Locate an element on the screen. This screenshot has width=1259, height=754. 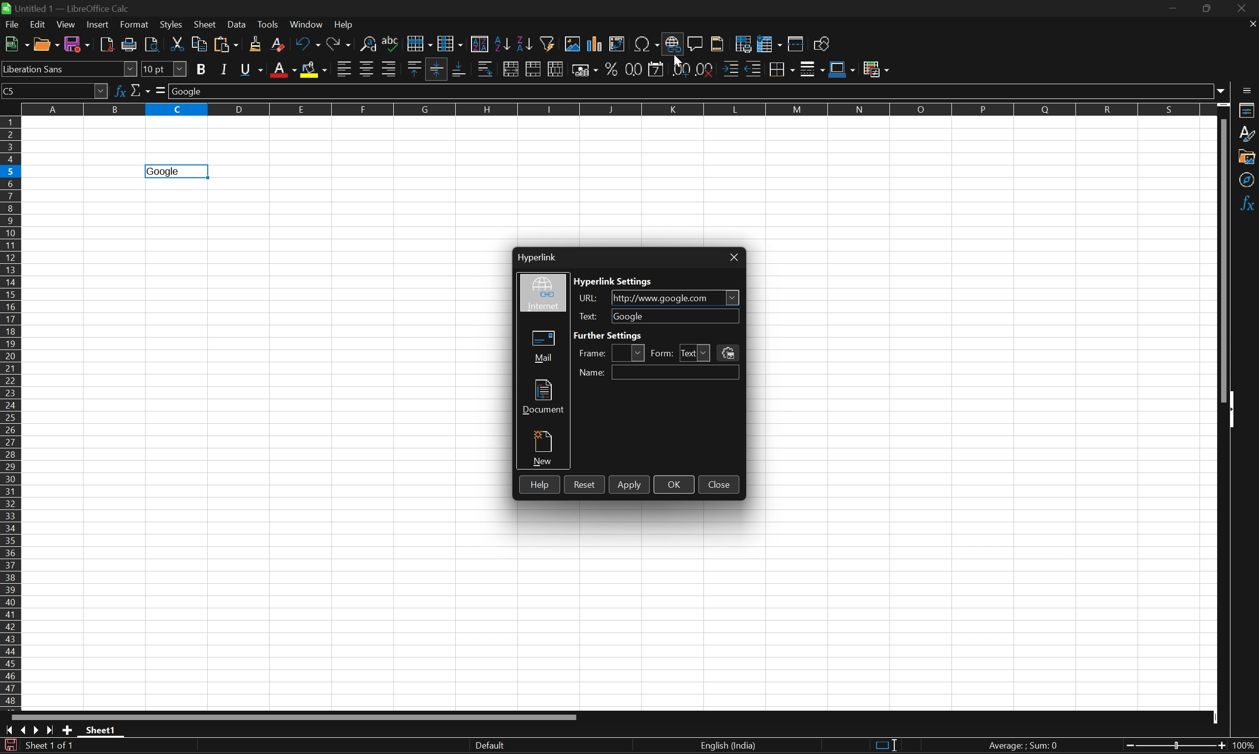
Untitled1 - LibreOffice Calc is located at coordinates (66, 7).